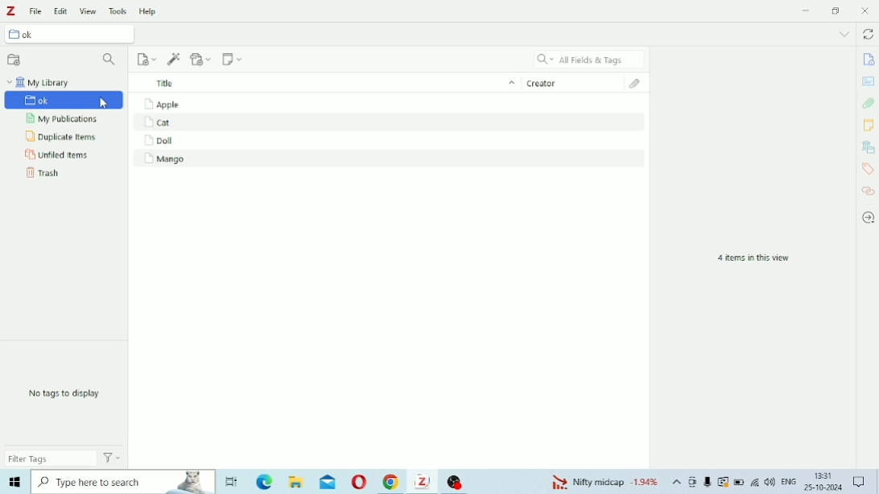 Image resolution: width=879 pixels, height=494 pixels. Describe the element at coordinates (159, 141) in the screenshot. I see `Doll` at that location.